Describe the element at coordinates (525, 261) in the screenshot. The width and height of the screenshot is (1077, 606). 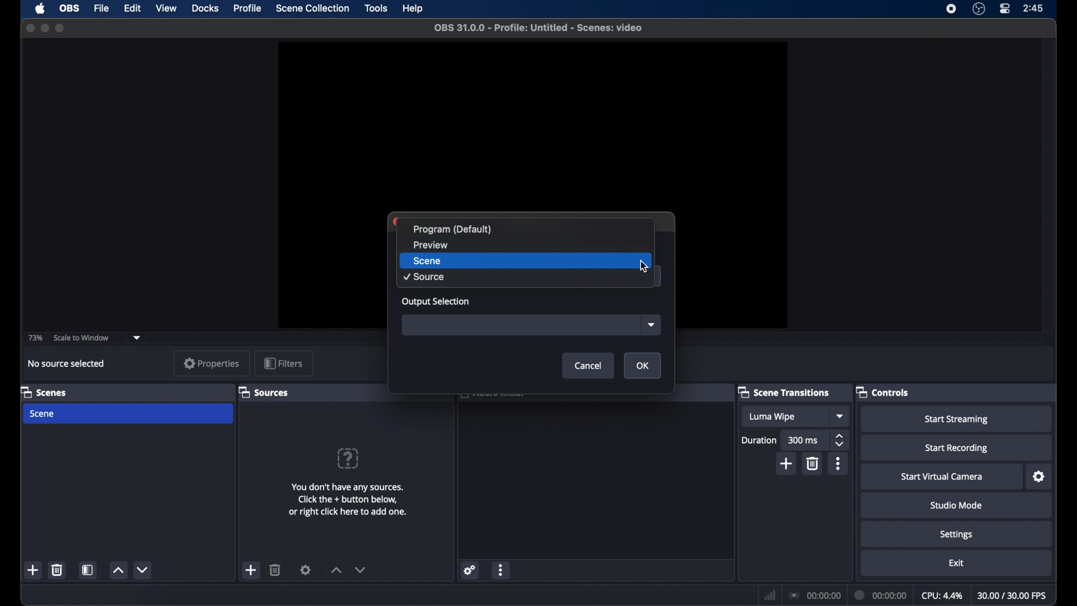
I see `scene` at that location.